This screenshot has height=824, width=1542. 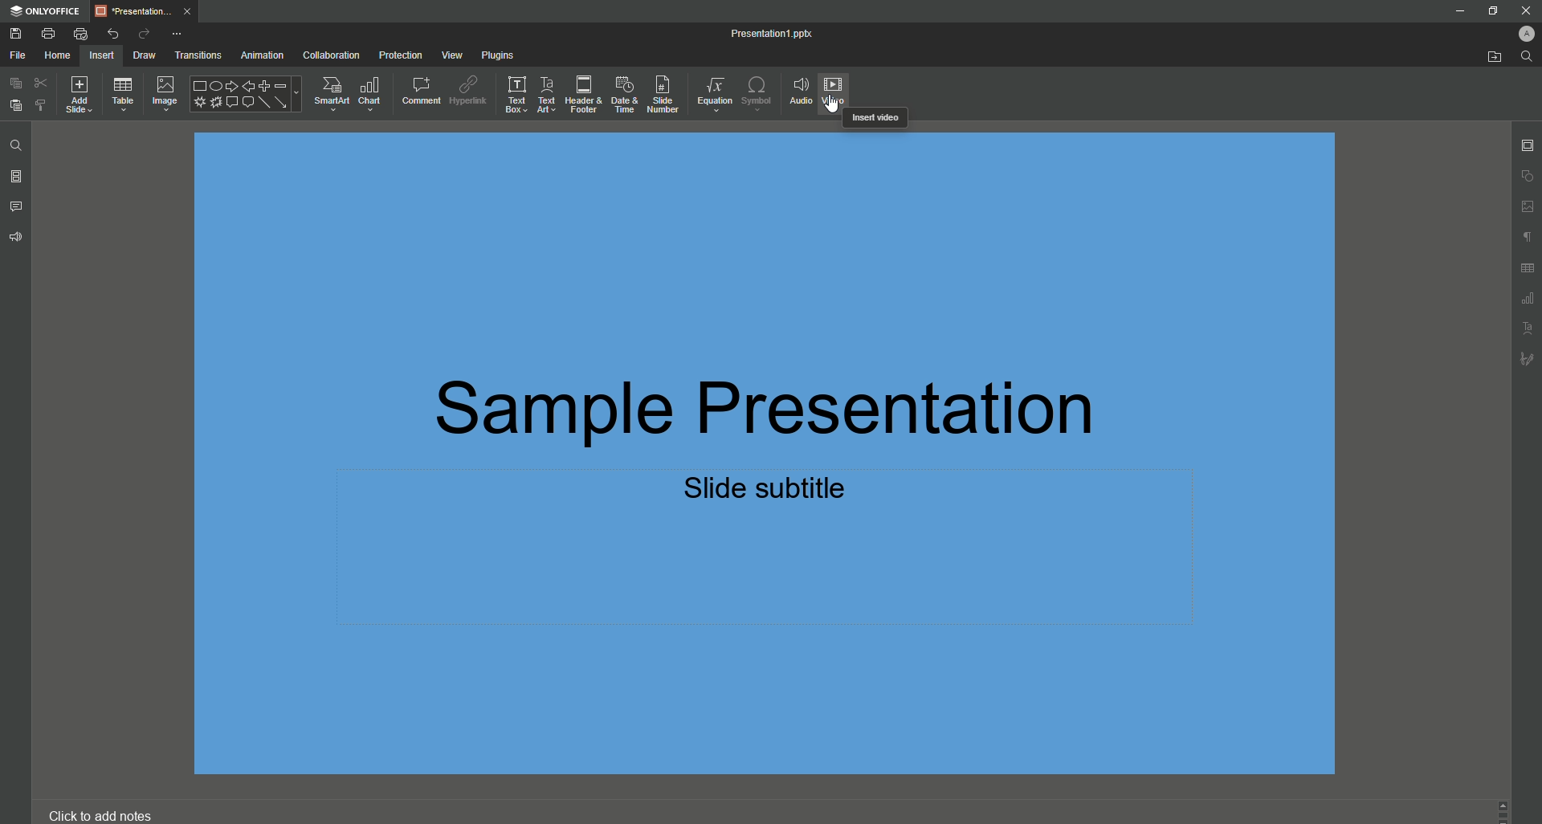 I want to click on Sample Presentation, so click(x=777, y=403).